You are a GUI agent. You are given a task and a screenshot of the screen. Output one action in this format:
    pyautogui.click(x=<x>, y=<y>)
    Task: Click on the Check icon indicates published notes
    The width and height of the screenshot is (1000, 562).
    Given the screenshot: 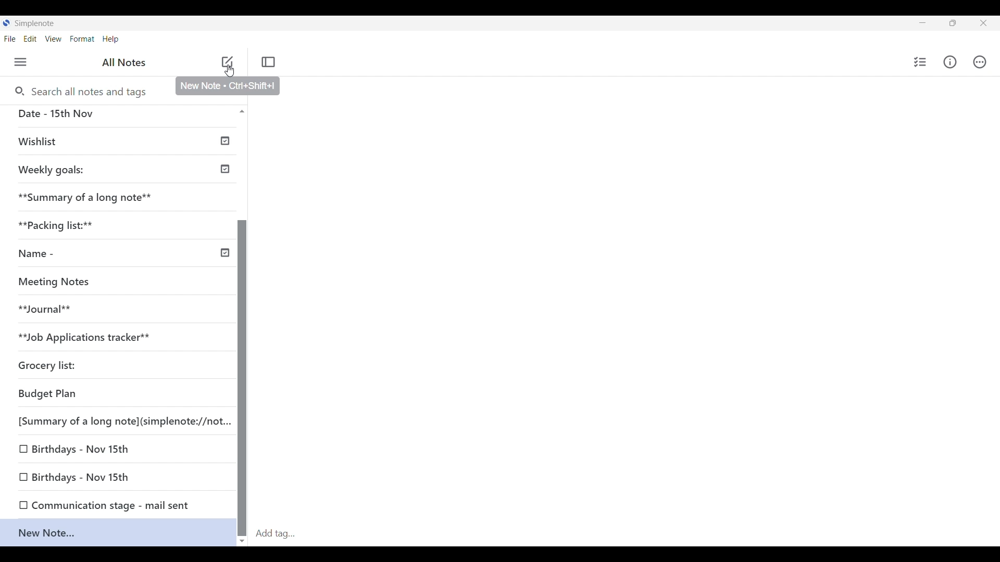 What is the action you would take?
    pyautogui.click(x=225, y=197)
    